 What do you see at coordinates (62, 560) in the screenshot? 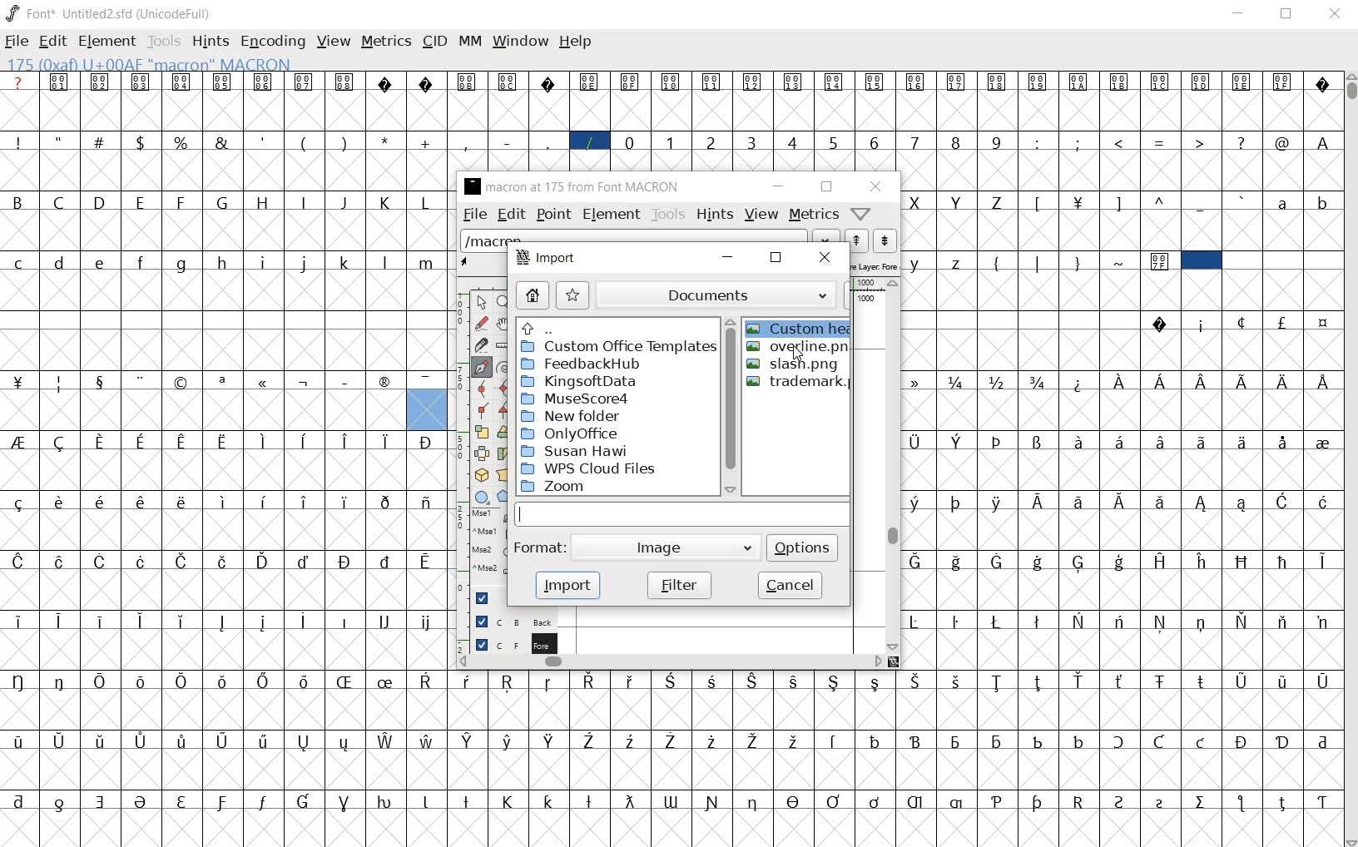
I see `Symbol` at bounding box center [62, 560].